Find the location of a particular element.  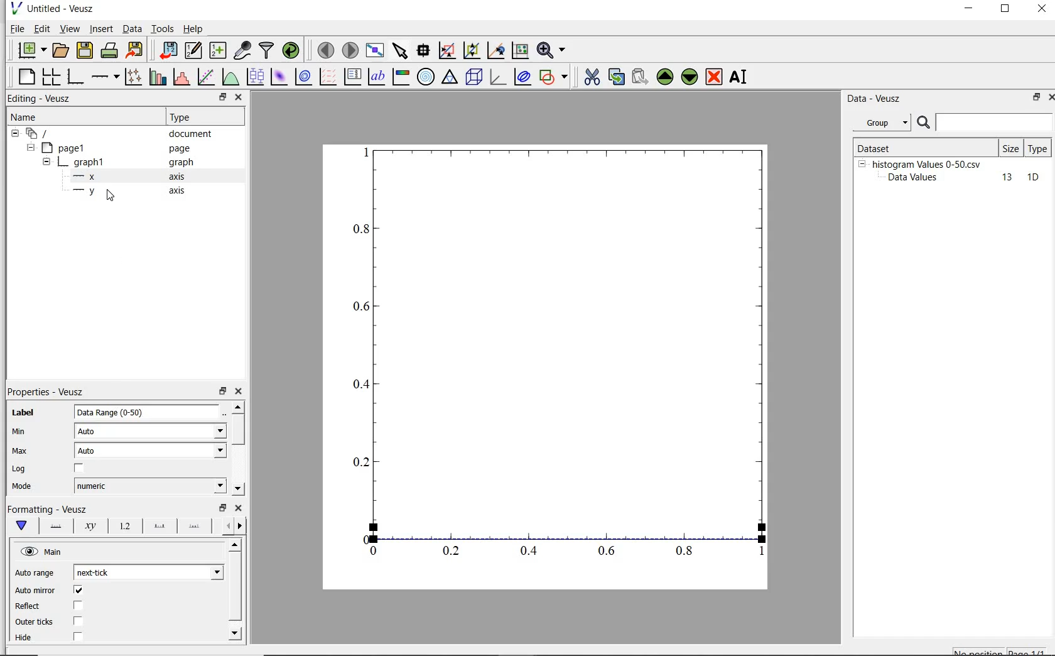

checkbox is located at coordinates (78, 606).